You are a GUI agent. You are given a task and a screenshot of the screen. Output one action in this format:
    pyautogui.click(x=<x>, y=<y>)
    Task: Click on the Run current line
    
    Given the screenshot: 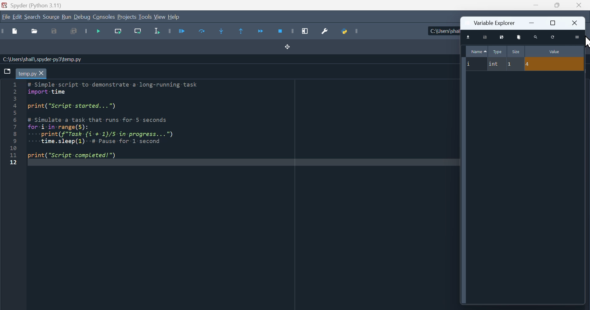 What is the action you would take?
    pyautogui.click(x=117, y=33)
    